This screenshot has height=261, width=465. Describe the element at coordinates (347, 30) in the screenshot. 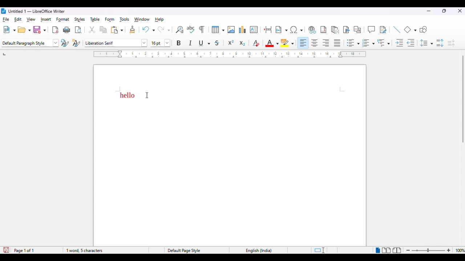

I see `insert bookmark` at that location.